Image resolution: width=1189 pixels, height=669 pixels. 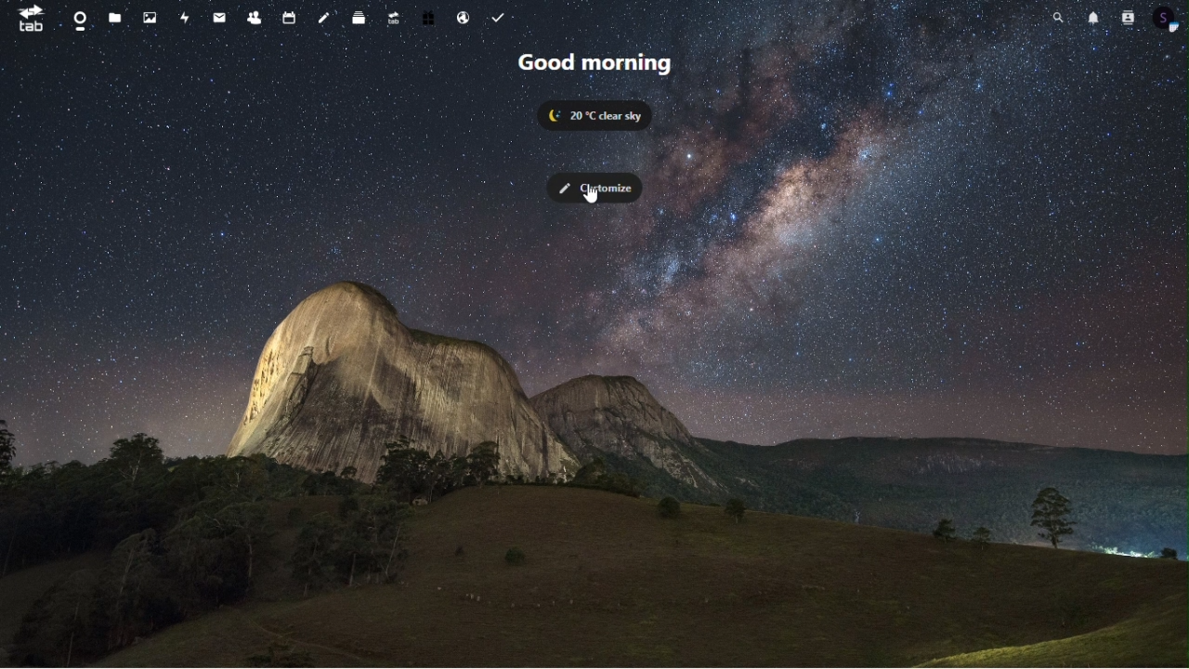 What do you see at coordinates (1127, 16) in the screenshot?
I see `contacts` at bounding box center [1127, 16].